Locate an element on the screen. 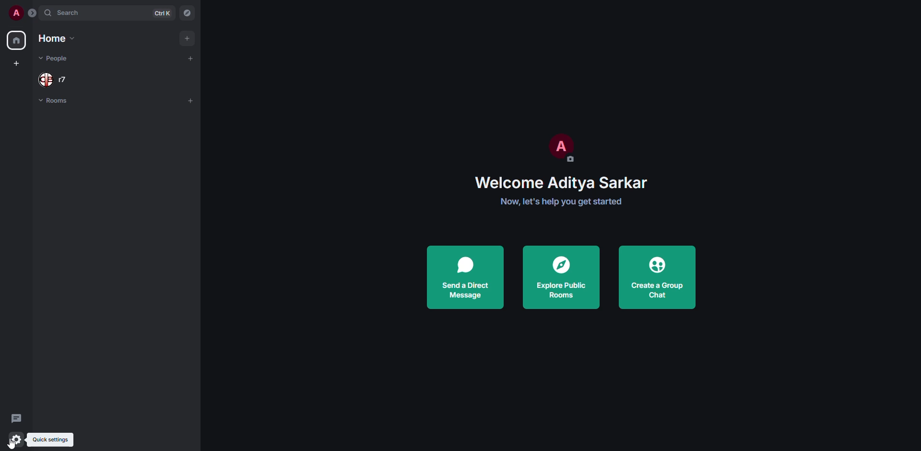 The width and height of the screenshot is (921, 451). Now, let's help you get started is located at coordinates (563, 202).